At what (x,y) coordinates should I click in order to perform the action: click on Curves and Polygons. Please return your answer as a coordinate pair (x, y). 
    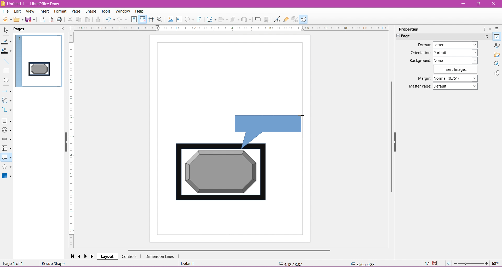
    Looking at the image, I should click on (7, 101).